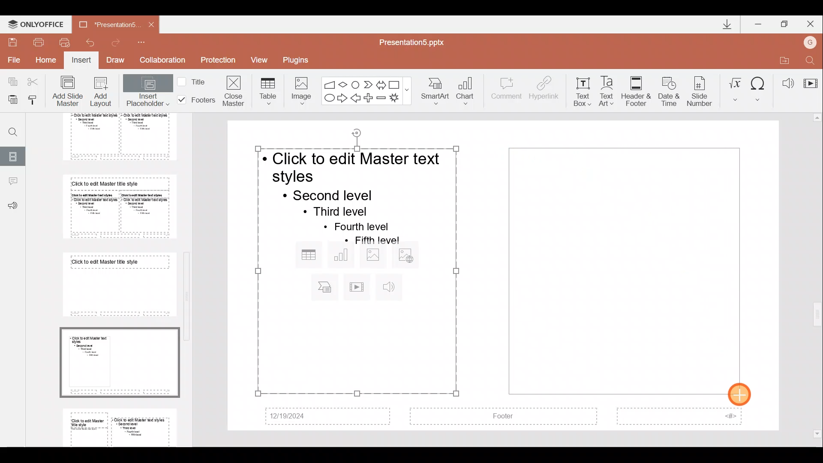 The width and height of the screenshot is (823, 463). I want to click on Cursor on placeholder, so click(740, 394).